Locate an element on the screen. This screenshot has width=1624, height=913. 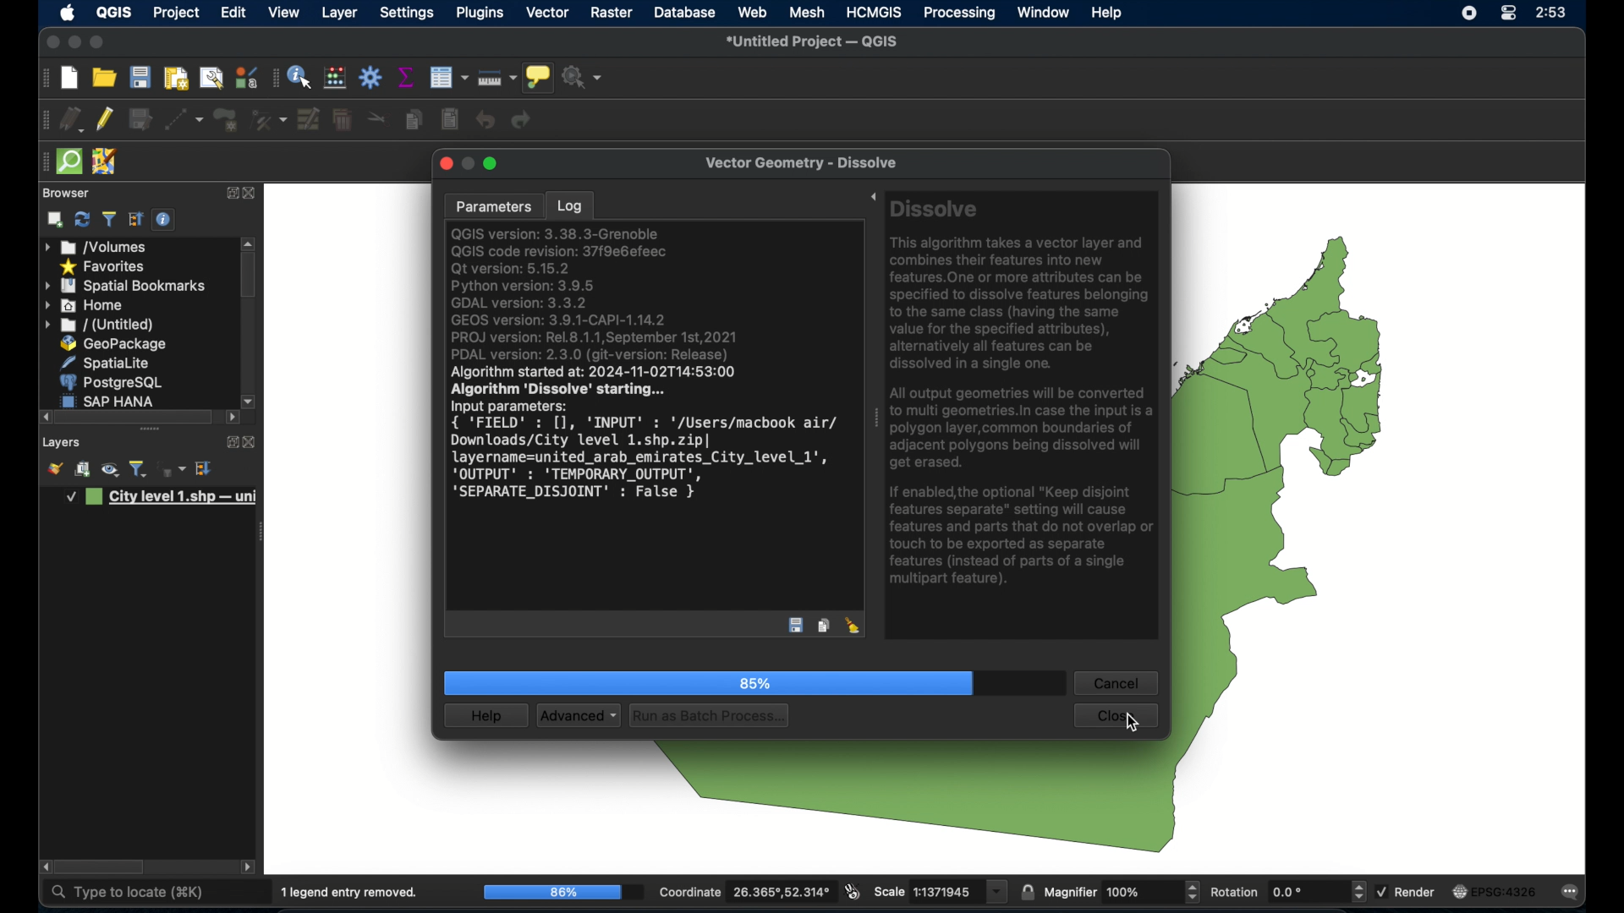
view is located at coordinates (283, 12).